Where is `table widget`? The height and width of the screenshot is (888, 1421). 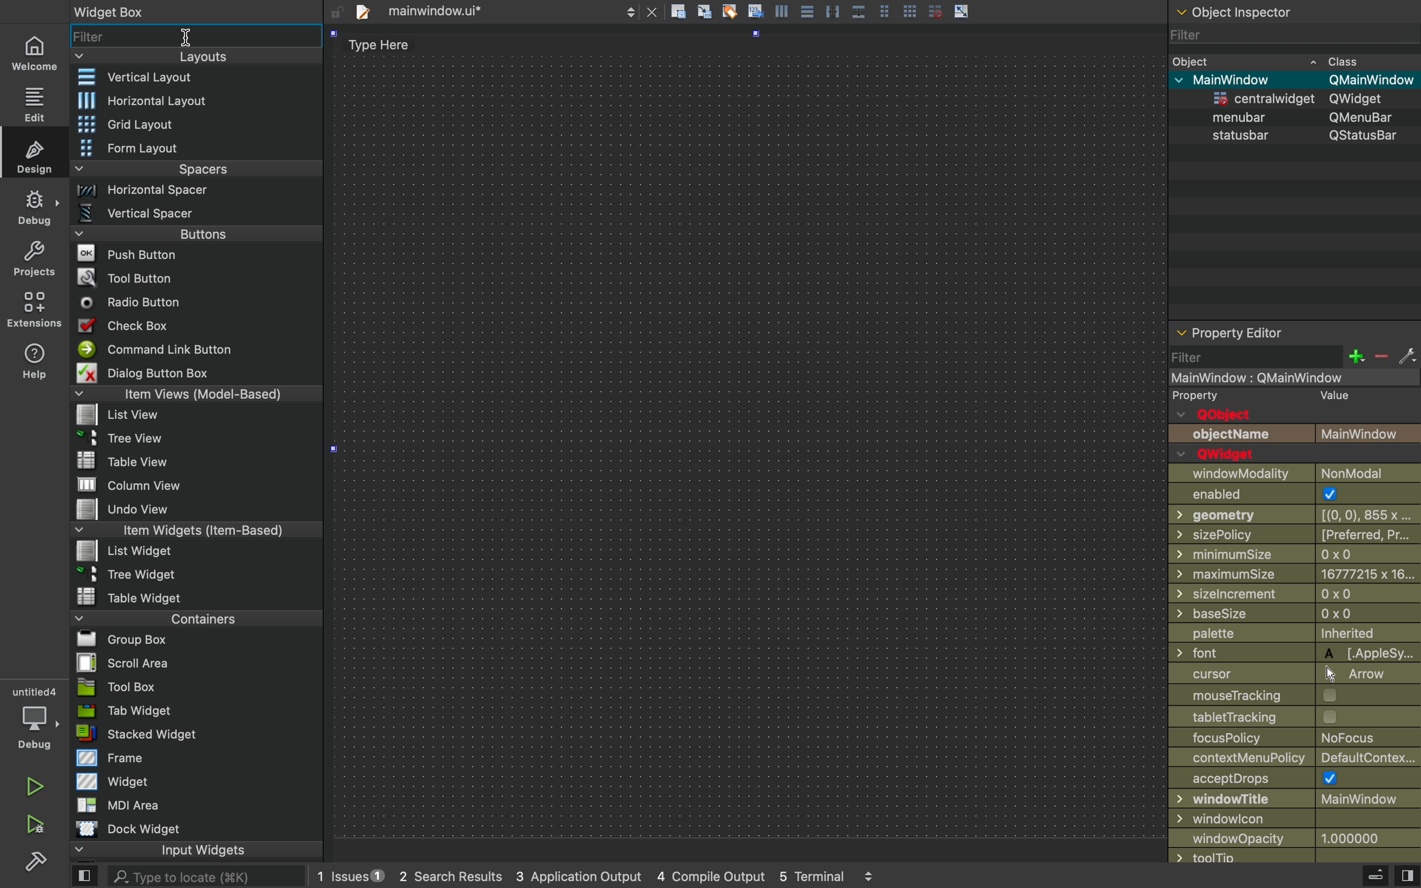
table widget is located at coordinates (197, 597).